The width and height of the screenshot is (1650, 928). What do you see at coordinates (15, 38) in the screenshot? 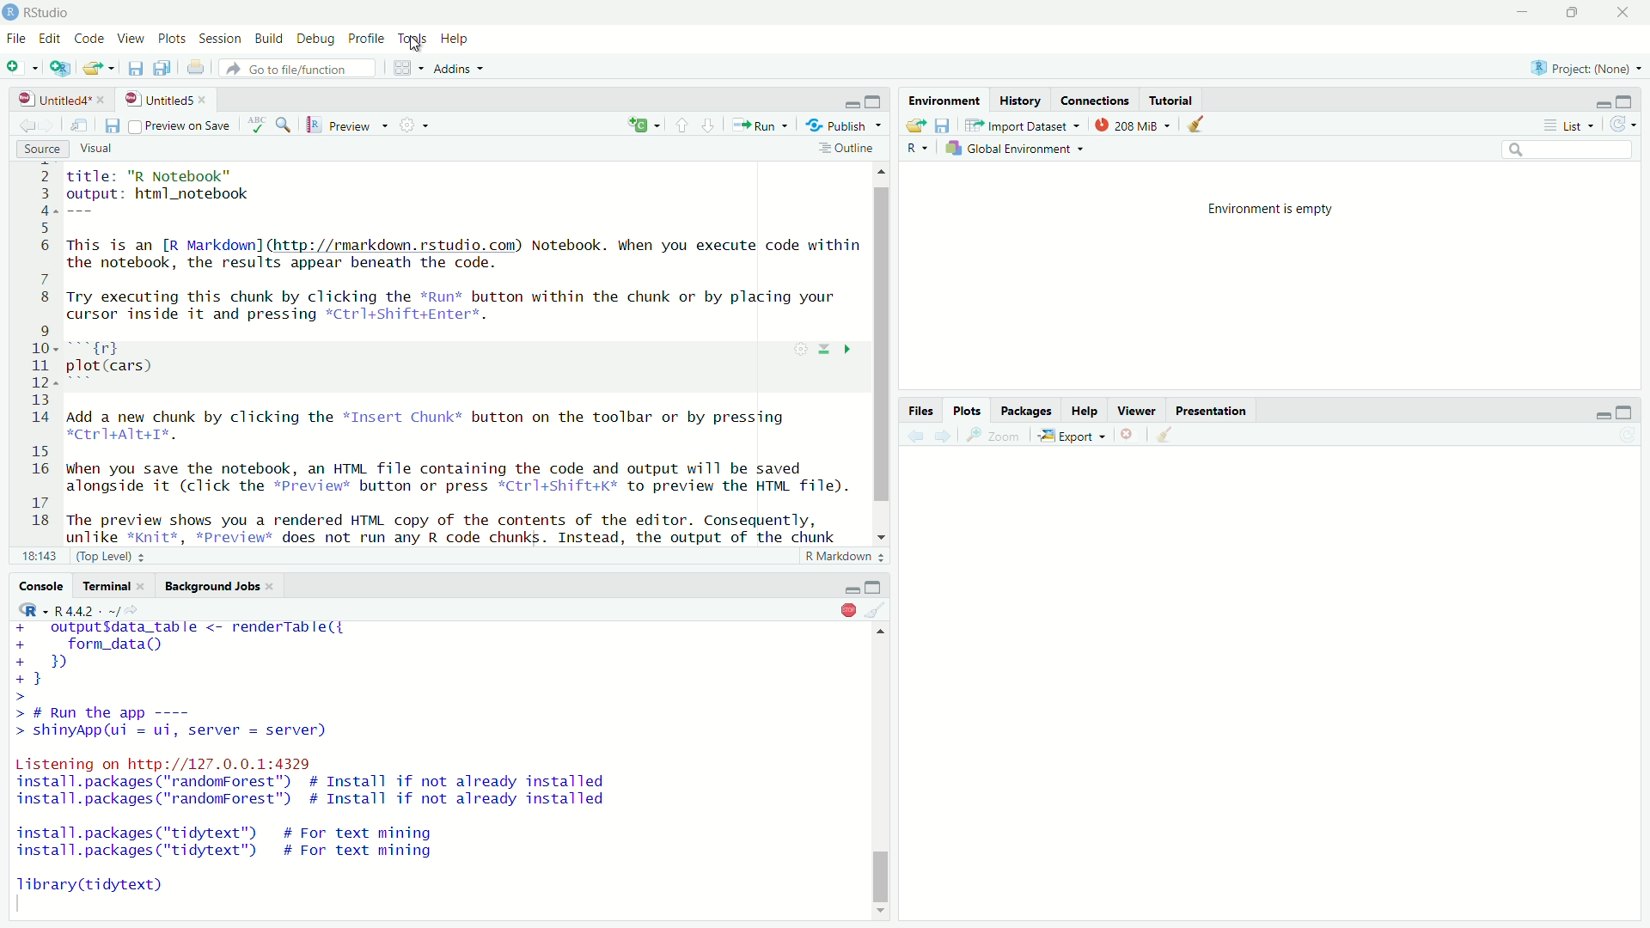
I see `File` at bounding box center [15, 38].